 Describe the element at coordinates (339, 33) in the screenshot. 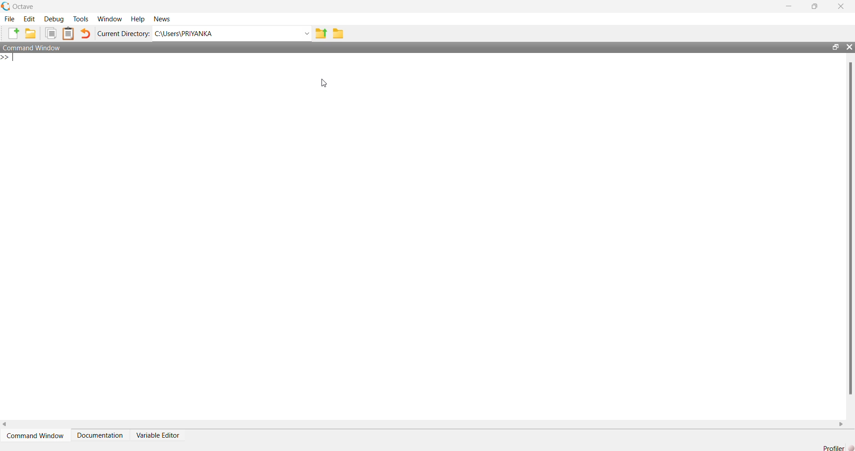

I see `Browse Directions` at that location.